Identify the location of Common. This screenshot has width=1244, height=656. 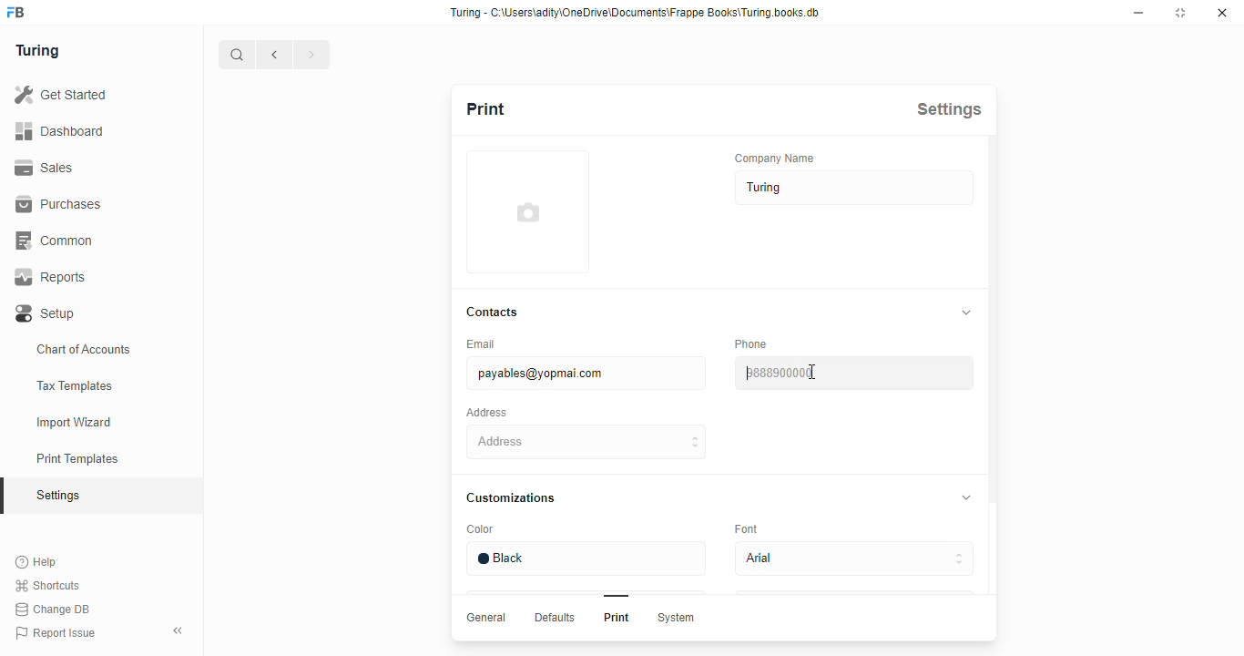
(98, 239).